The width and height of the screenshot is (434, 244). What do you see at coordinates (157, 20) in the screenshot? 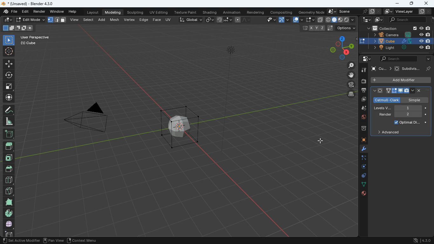
I see `face` at bounding box center [157, 20].